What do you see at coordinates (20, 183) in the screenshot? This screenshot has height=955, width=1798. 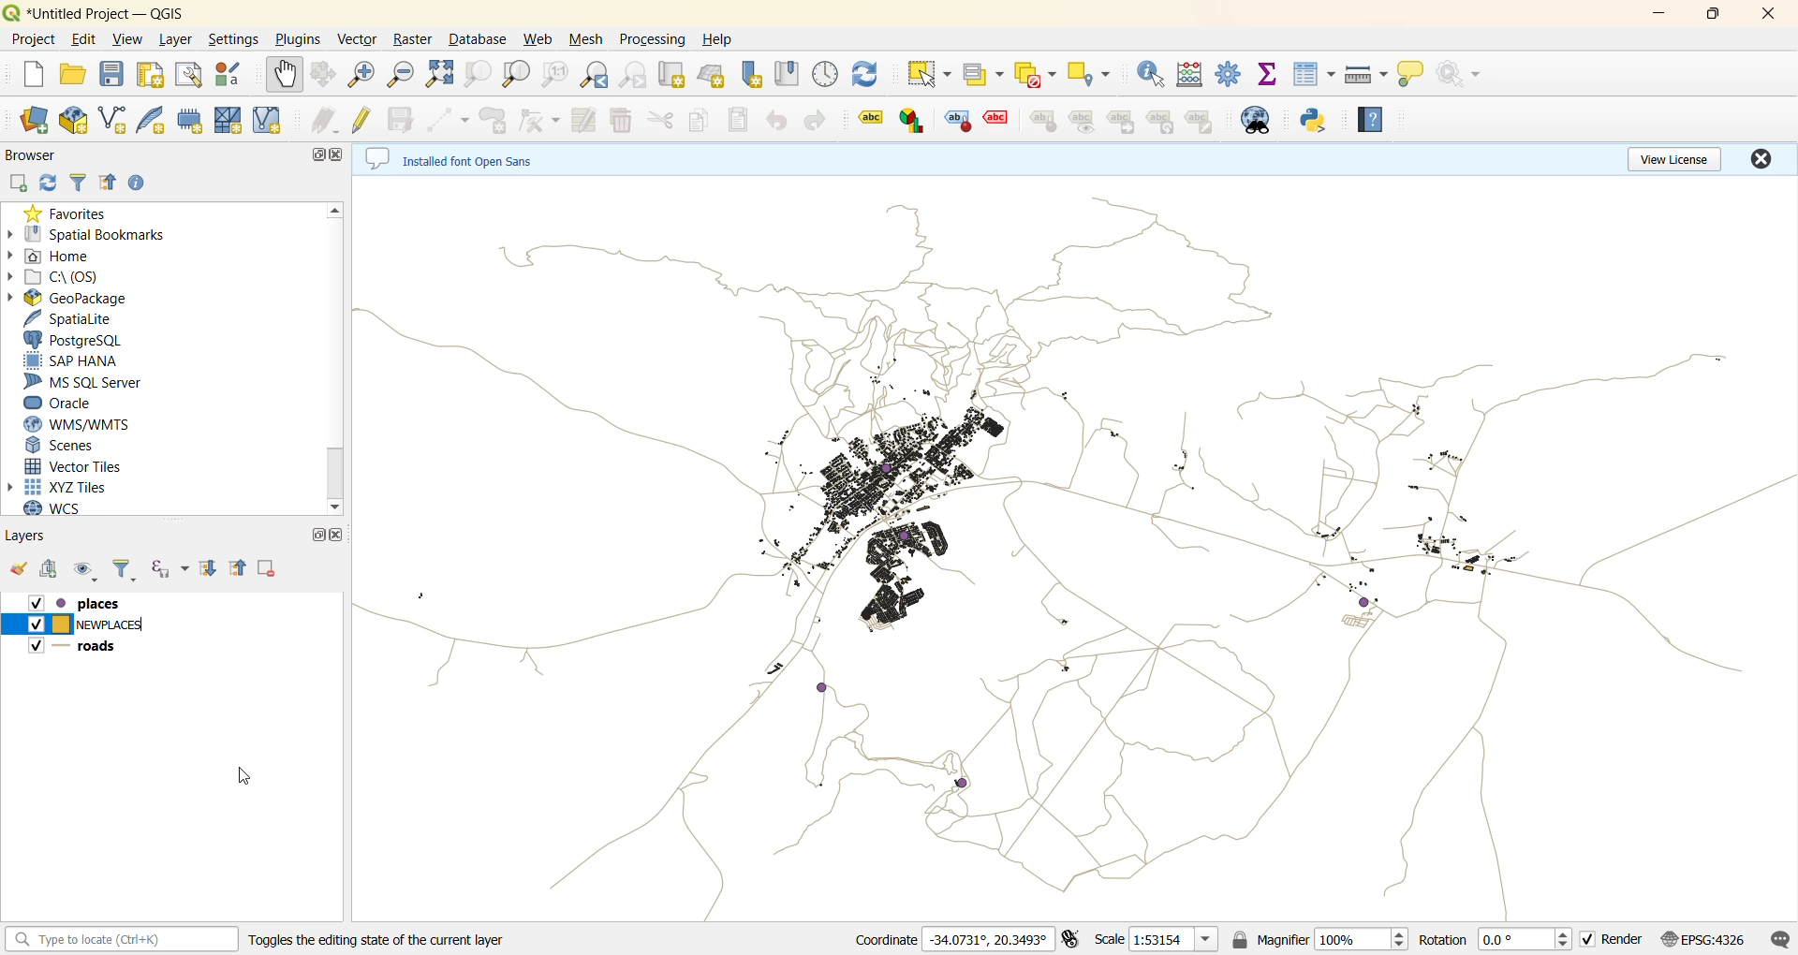 I see `add` at bounding box center [20, 183].